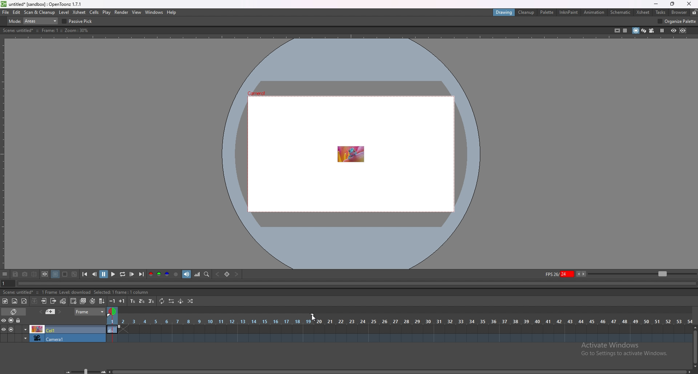 Image resolution: width=698 pixels, height=374 pixels. I want to click on drawing, so click(505, 12).